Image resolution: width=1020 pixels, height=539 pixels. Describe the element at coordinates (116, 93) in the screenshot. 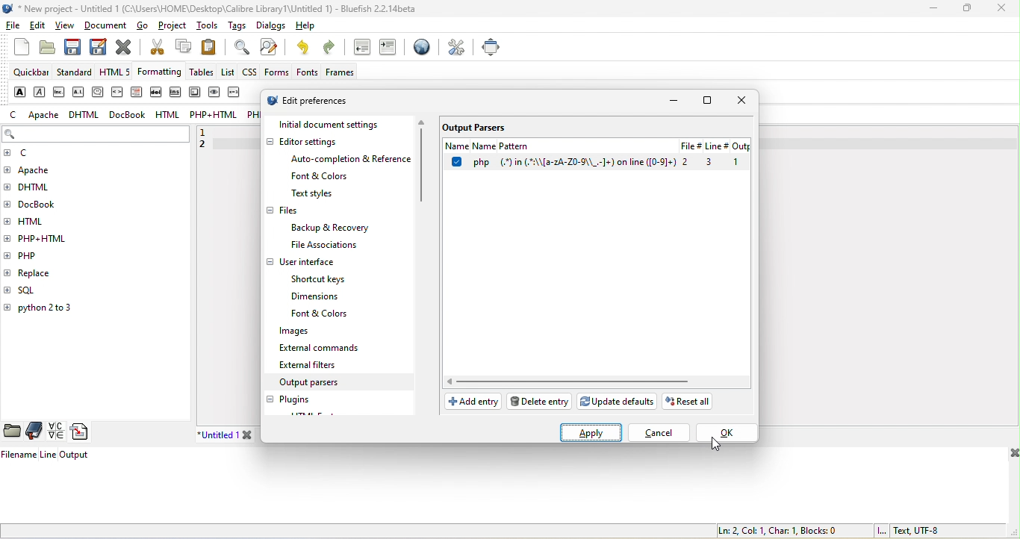

I see `code` at that location.